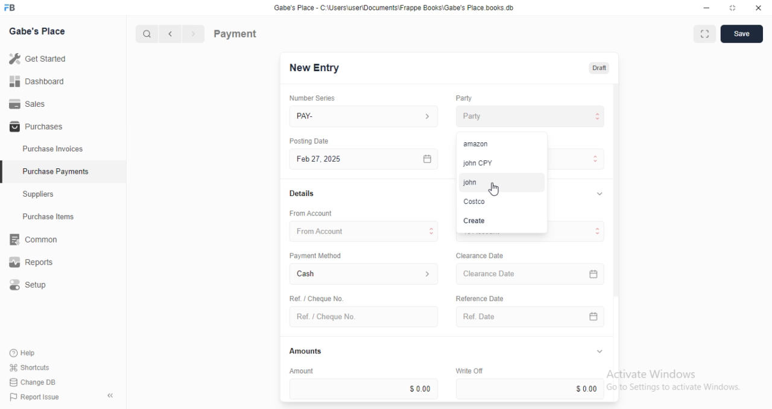 The height and width of the screenshot is (409, 772). Describe the element at coordinates (42, 195) in the screenshot. I see `Suppliers` at that location.